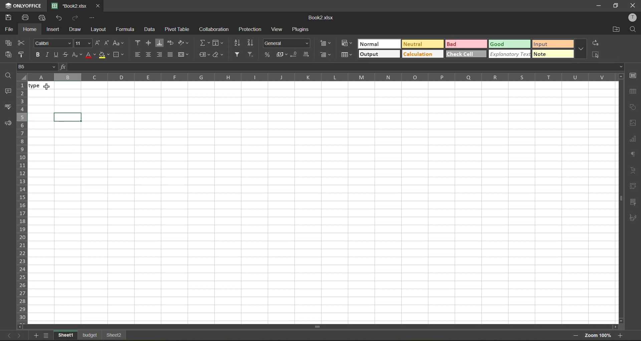 The width and height of the screenshot is (641, 341). I want to click on formula bar, so click(347, 67).